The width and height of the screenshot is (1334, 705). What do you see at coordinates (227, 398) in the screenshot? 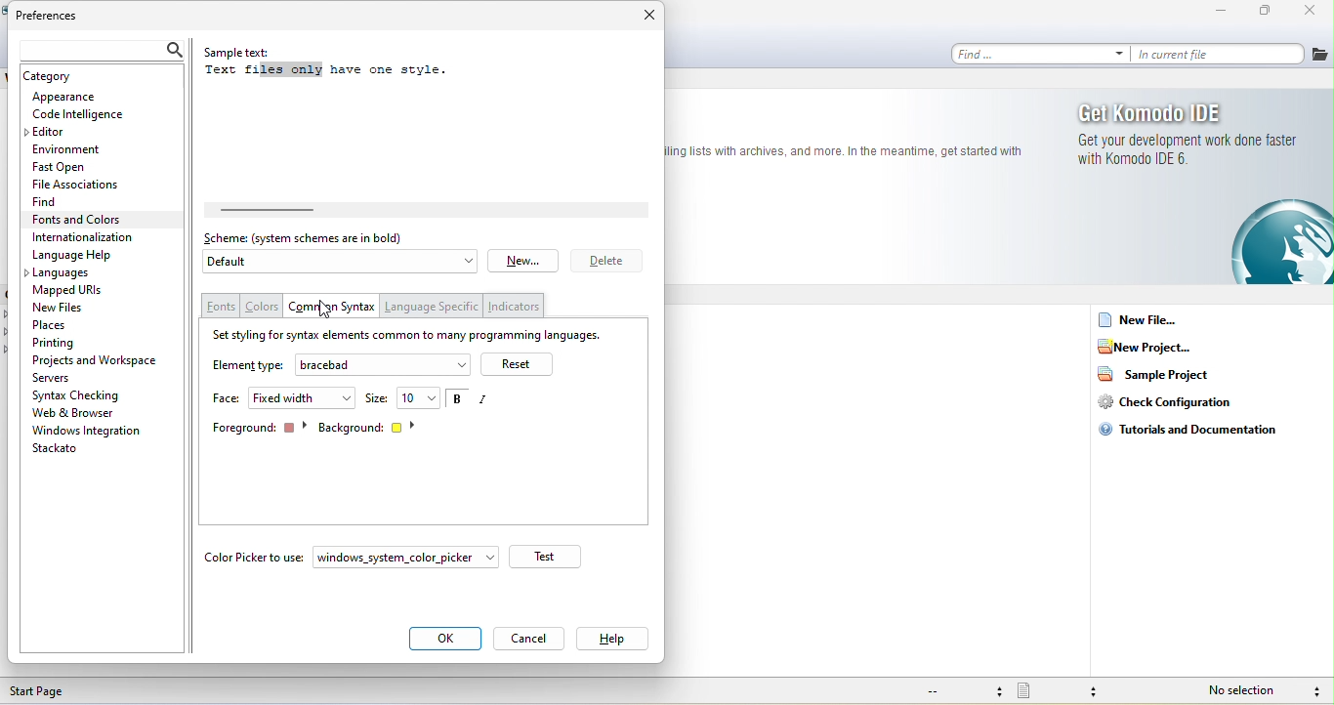
I see `face` at bounding box center [227, 398].